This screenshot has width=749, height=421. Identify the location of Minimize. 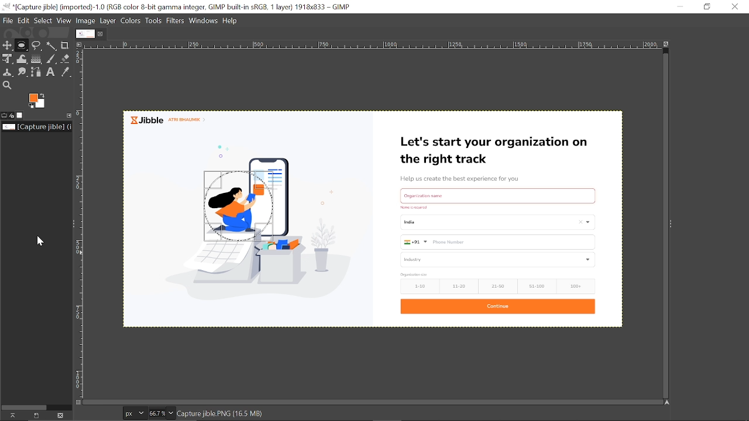
(682, 6).